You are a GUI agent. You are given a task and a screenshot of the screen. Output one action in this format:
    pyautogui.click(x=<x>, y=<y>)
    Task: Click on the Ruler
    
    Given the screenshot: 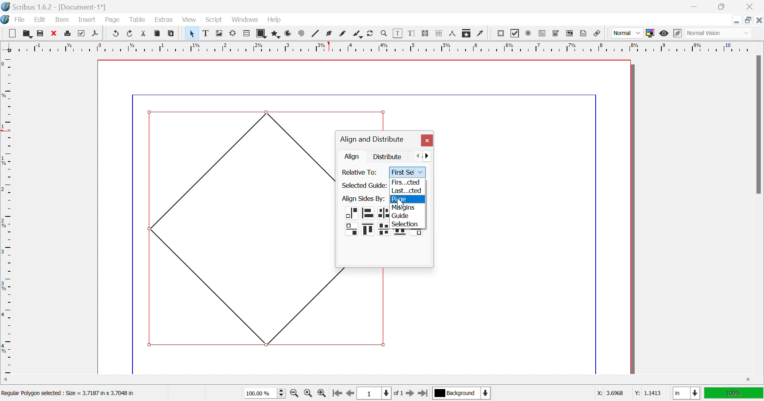 What is the action you would take?
    pyautogui.click(x=7, y=215)
    